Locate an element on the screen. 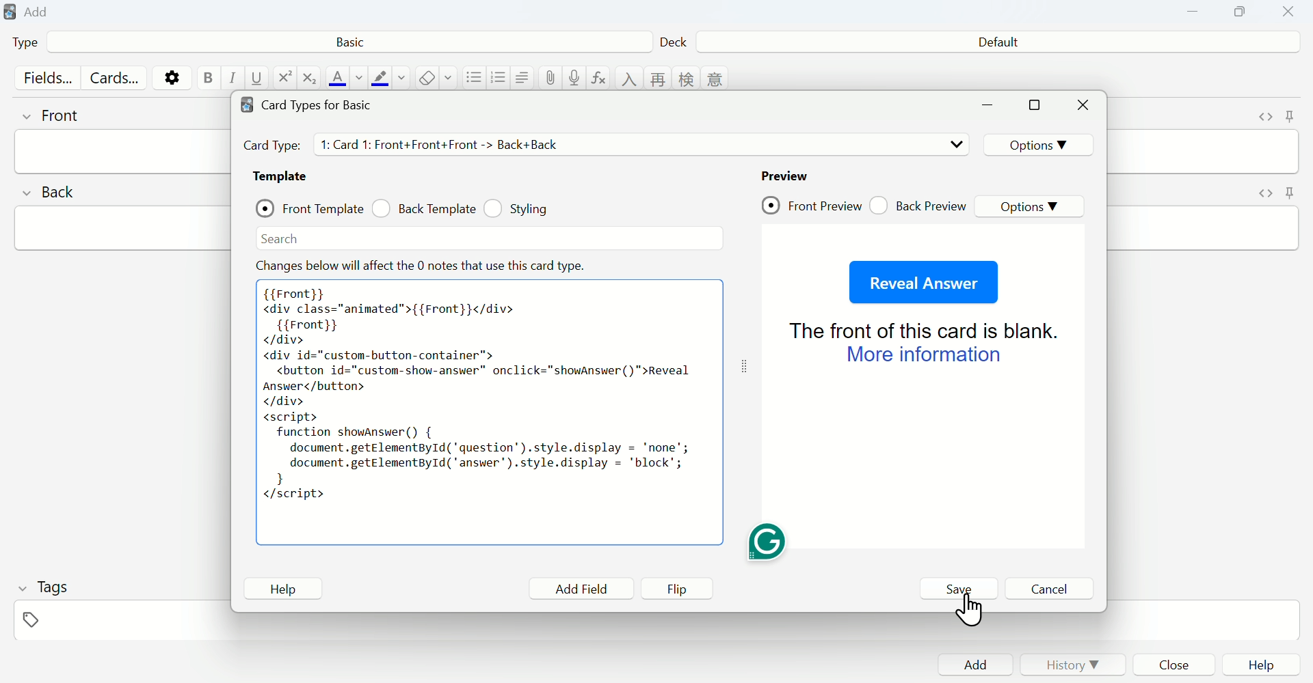  subscript is located at coordinates (310, 78).